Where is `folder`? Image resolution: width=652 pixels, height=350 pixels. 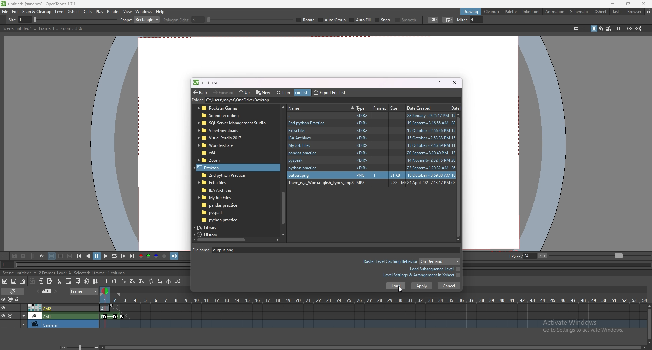
folder is located at coordinates (371, 184).